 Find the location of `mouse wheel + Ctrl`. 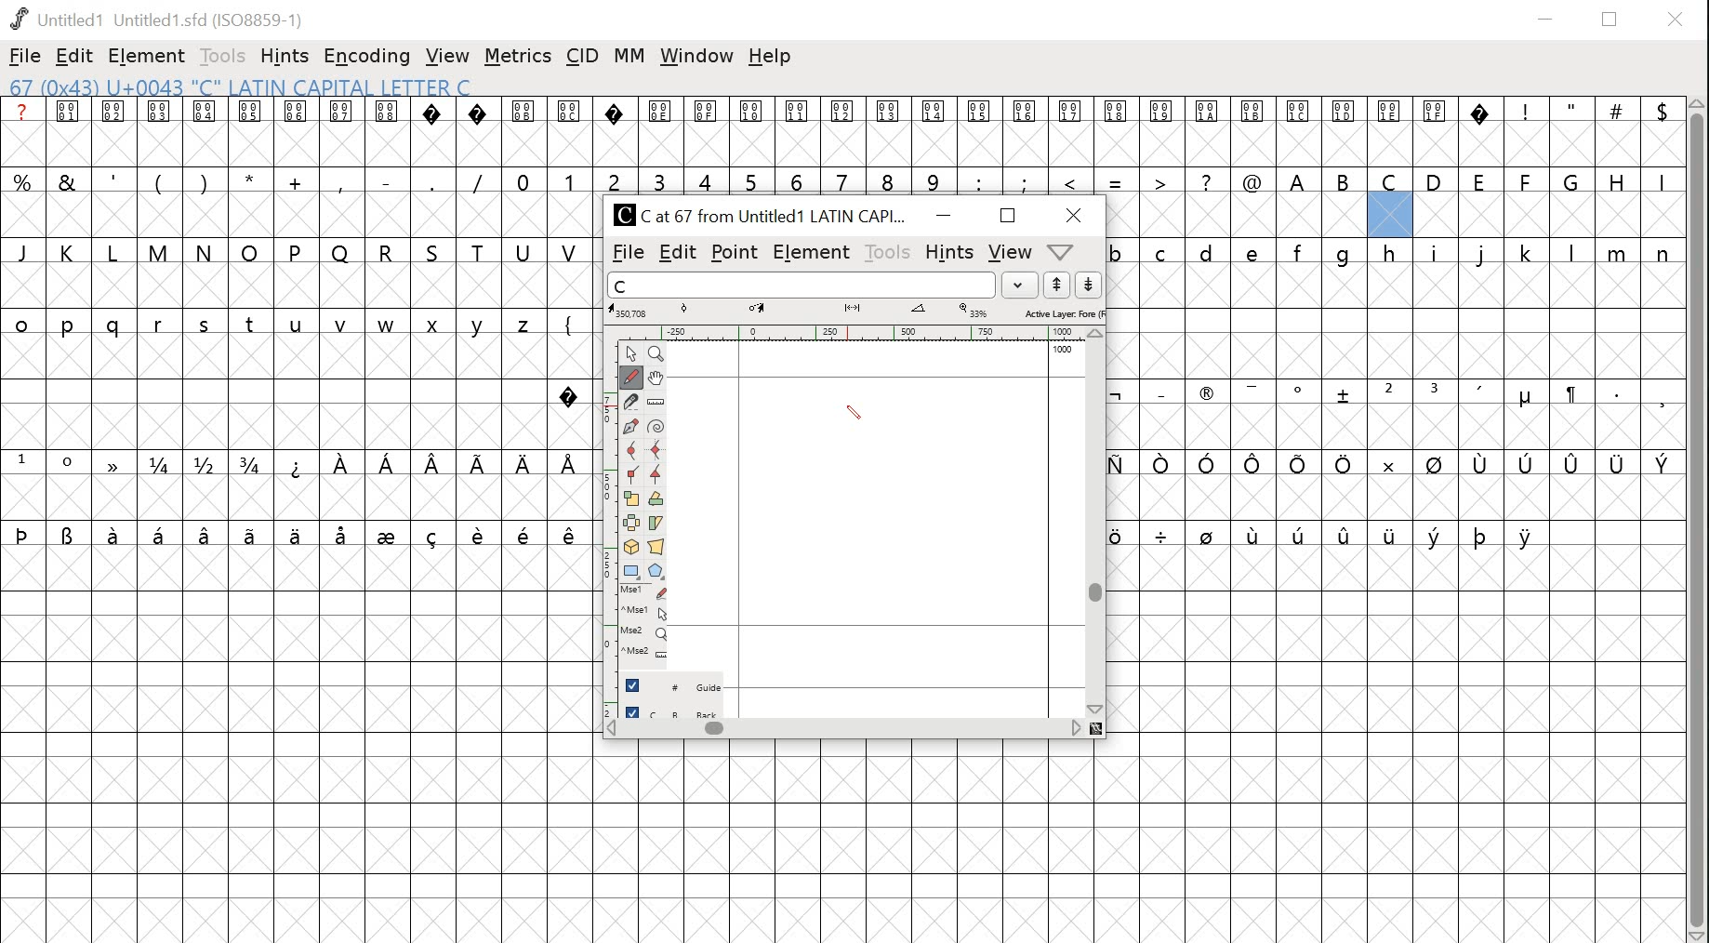

mouse wheel + Ctrl is located at coordinates (646, 655).